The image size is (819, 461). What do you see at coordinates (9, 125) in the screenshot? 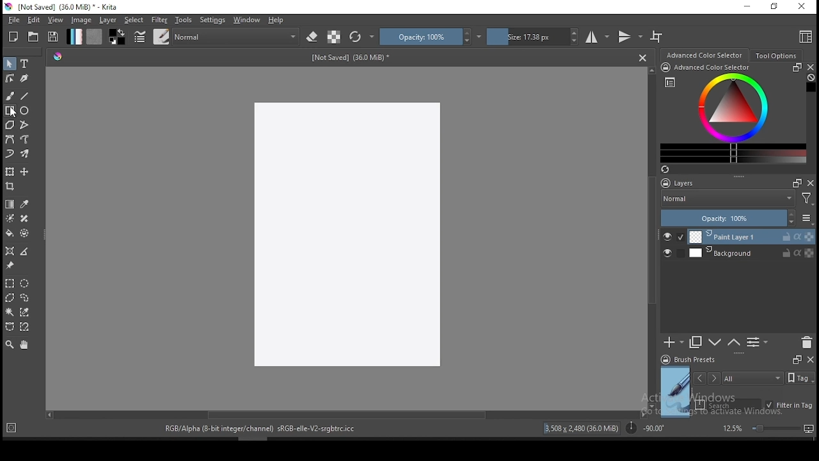
I see `polygon tool` at bounding box center [9, 125].